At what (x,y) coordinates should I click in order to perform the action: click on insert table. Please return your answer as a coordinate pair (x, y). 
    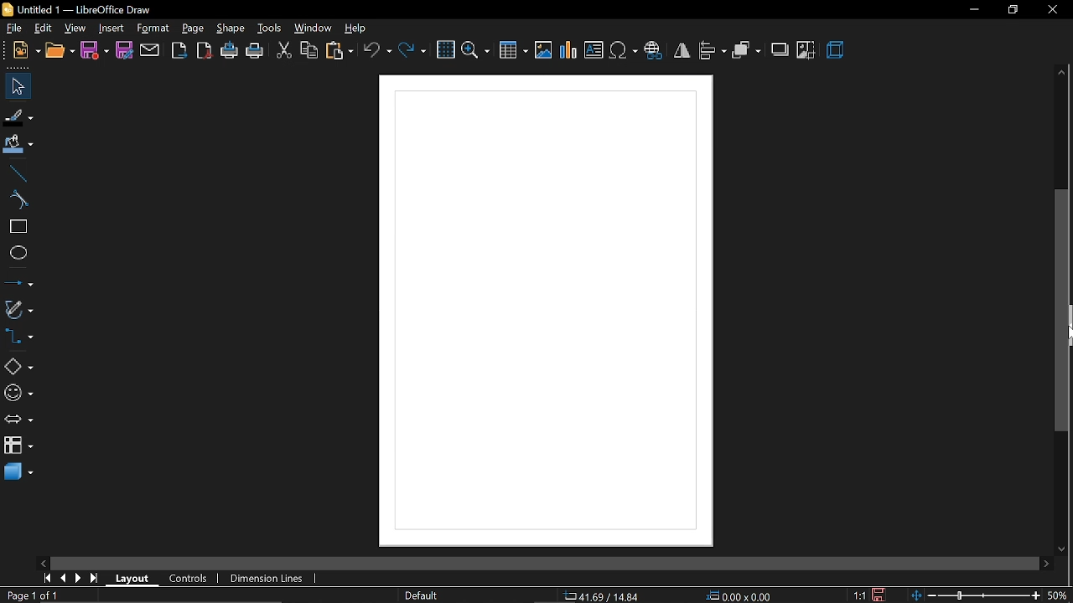
    Looking at the image, I should click on (512, 52).